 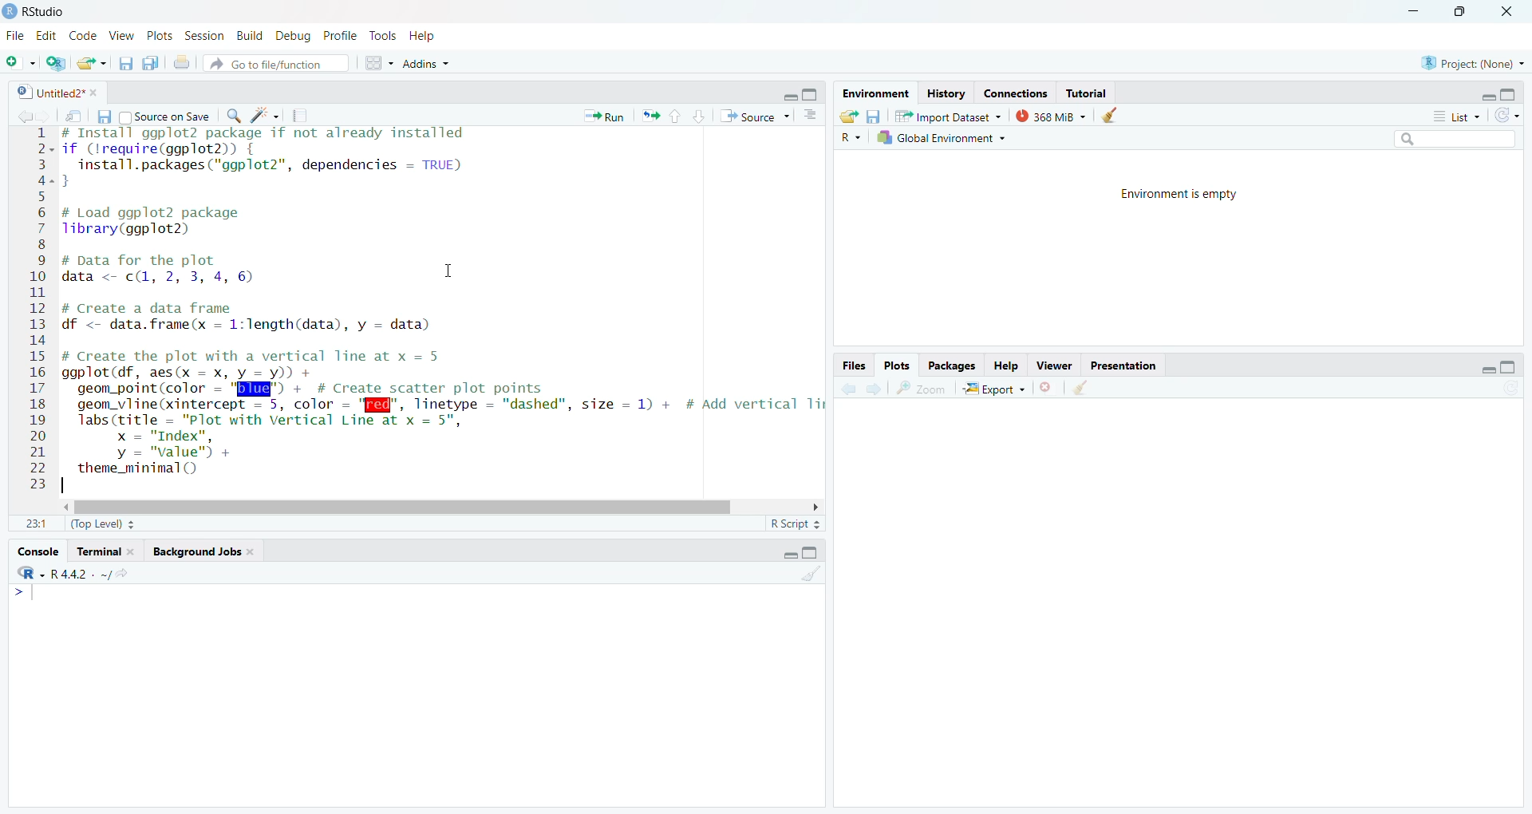 I want to click on minimise, so click(x=1485, y=93).